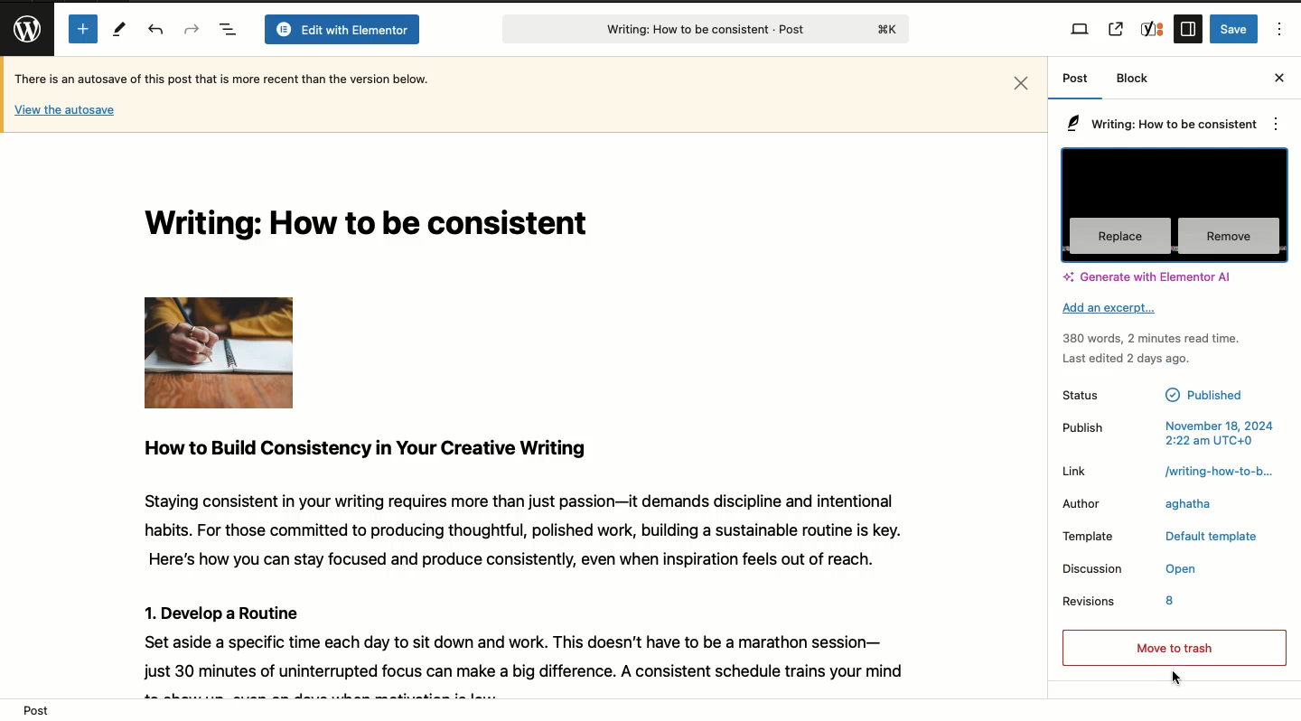 The width and height of the screenshot is (1301, 721). I want to click on Sidebar, so click(1188, 29).